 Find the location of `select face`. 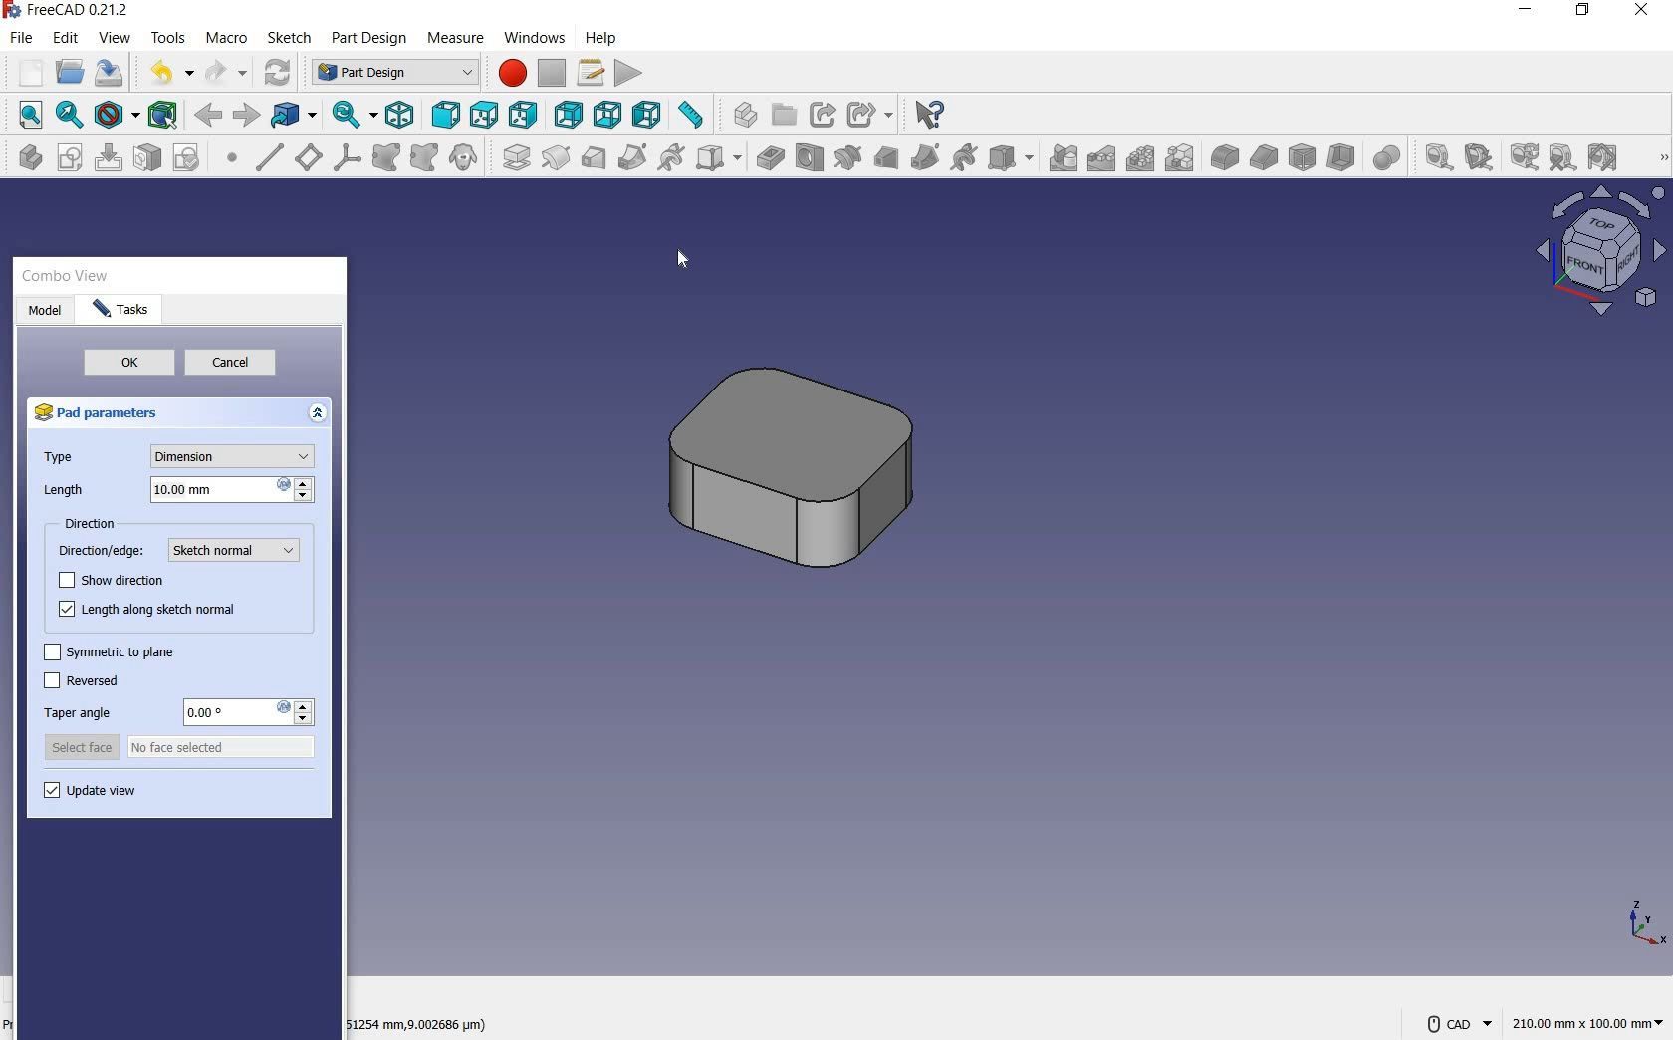

select face is located at coordinates (179, 748).